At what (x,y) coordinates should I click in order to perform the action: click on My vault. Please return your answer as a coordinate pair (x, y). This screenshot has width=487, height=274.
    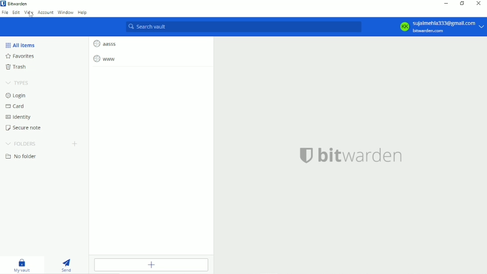
    Looking at the image, I should click on (24, 265).